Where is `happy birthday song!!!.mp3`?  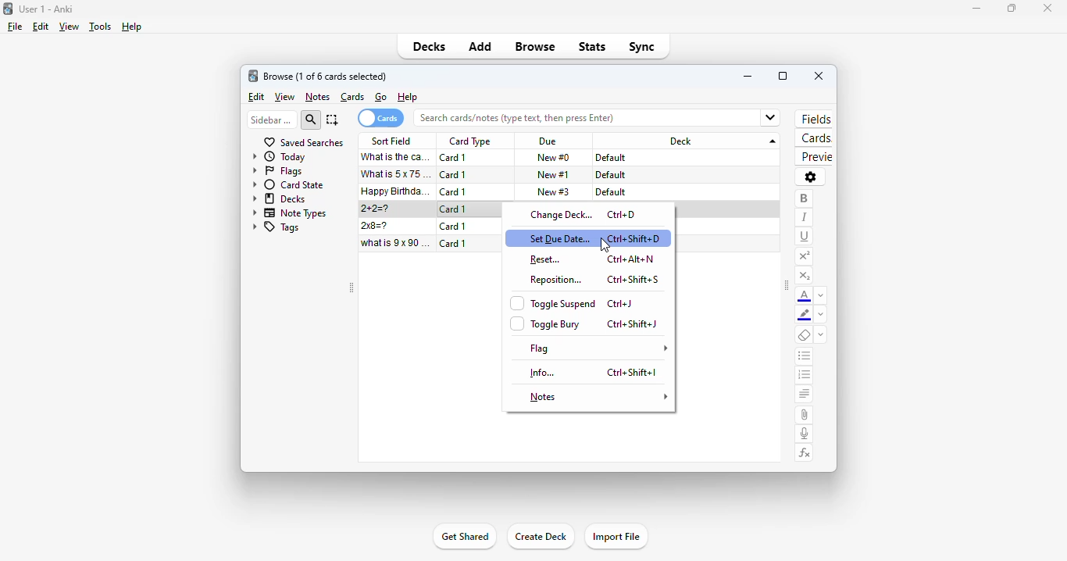
happy birthday song!!!.mp3 is located at coordinates (396, 191).